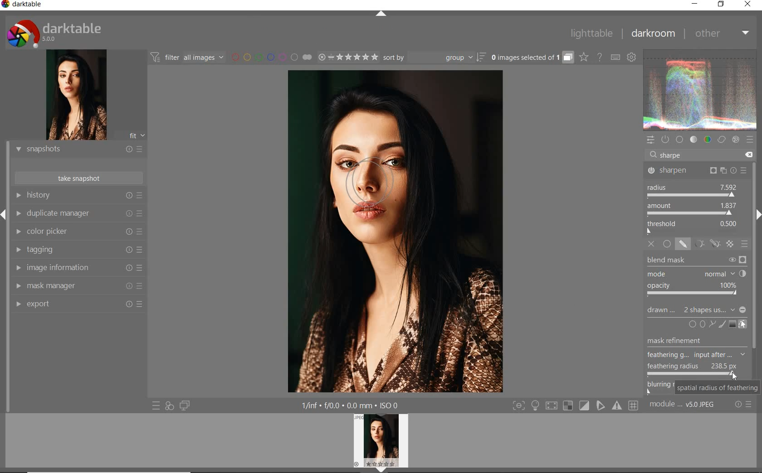  Describe the element at coordinates (79, 178) in the screenshot. I see `TAKE SNAPSHOTS` at that location.